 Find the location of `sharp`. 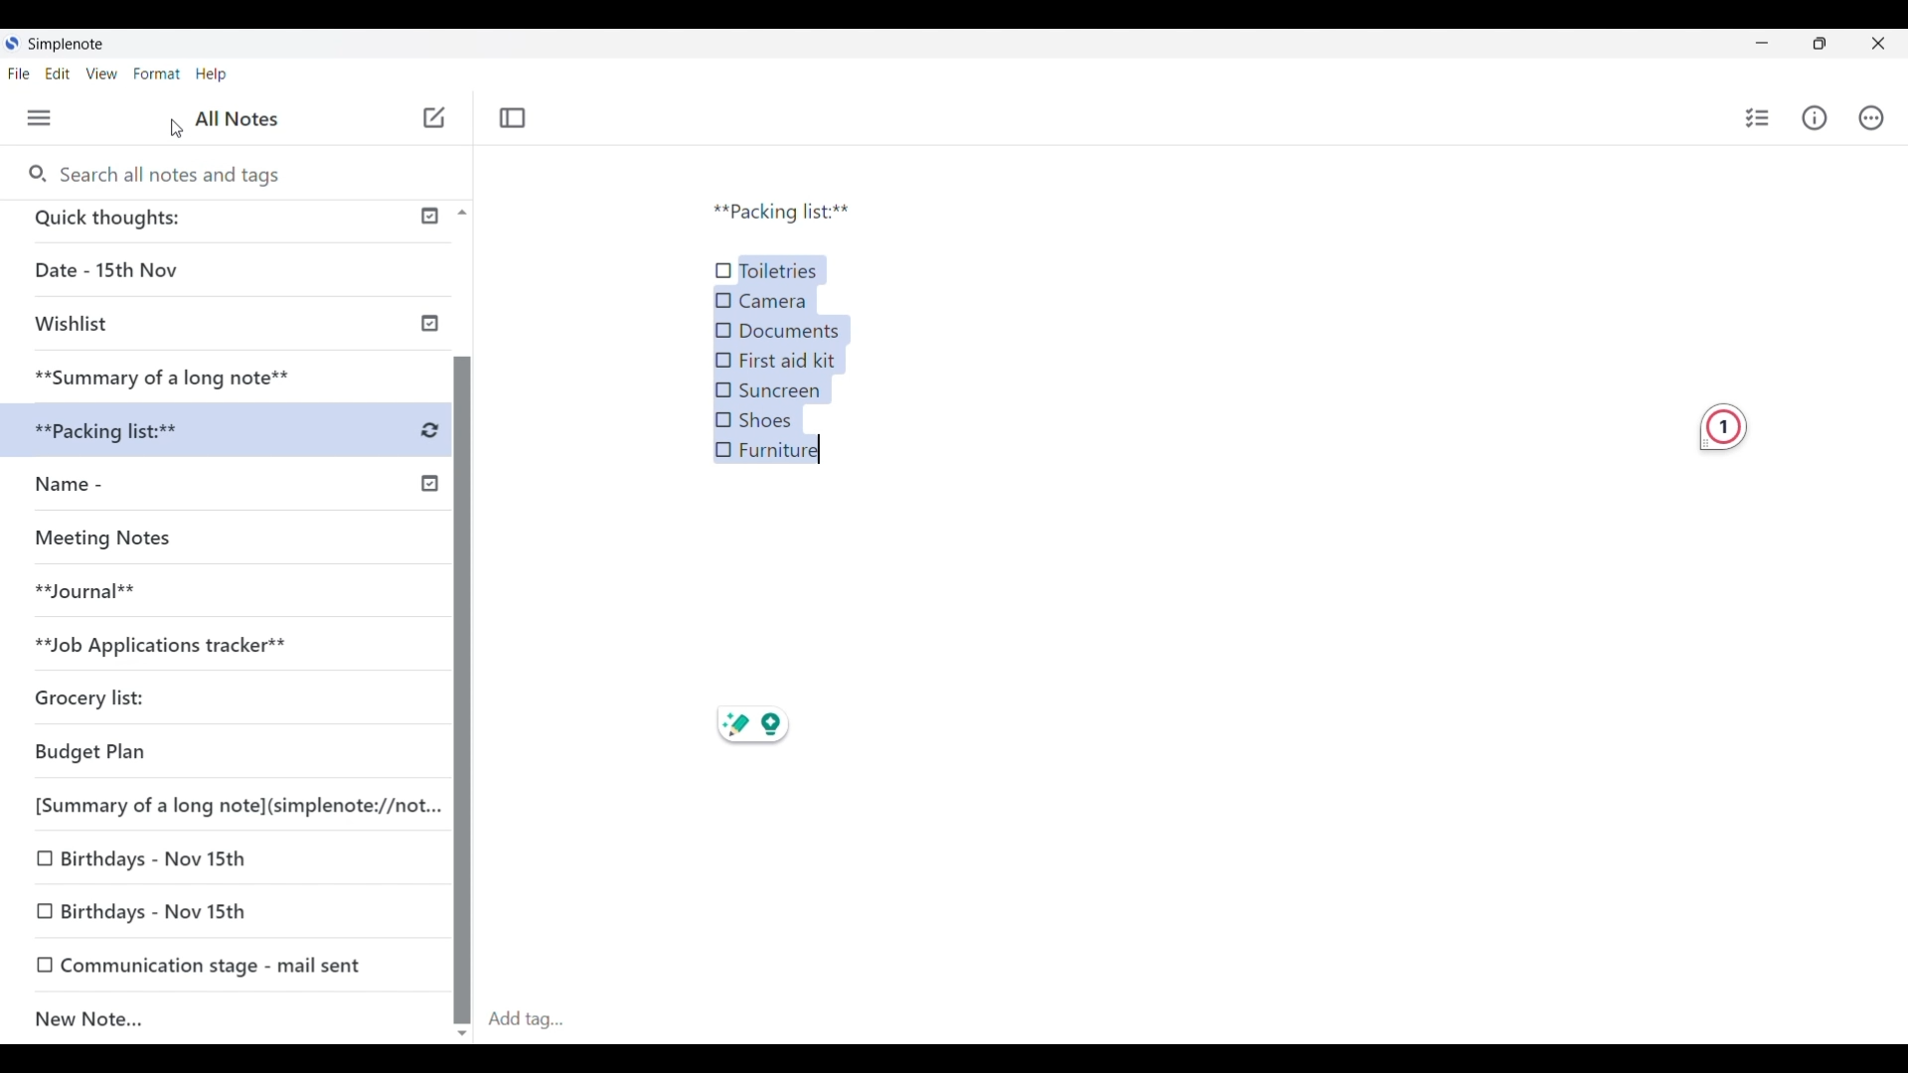

sharp is located at coordinates (734, 725).